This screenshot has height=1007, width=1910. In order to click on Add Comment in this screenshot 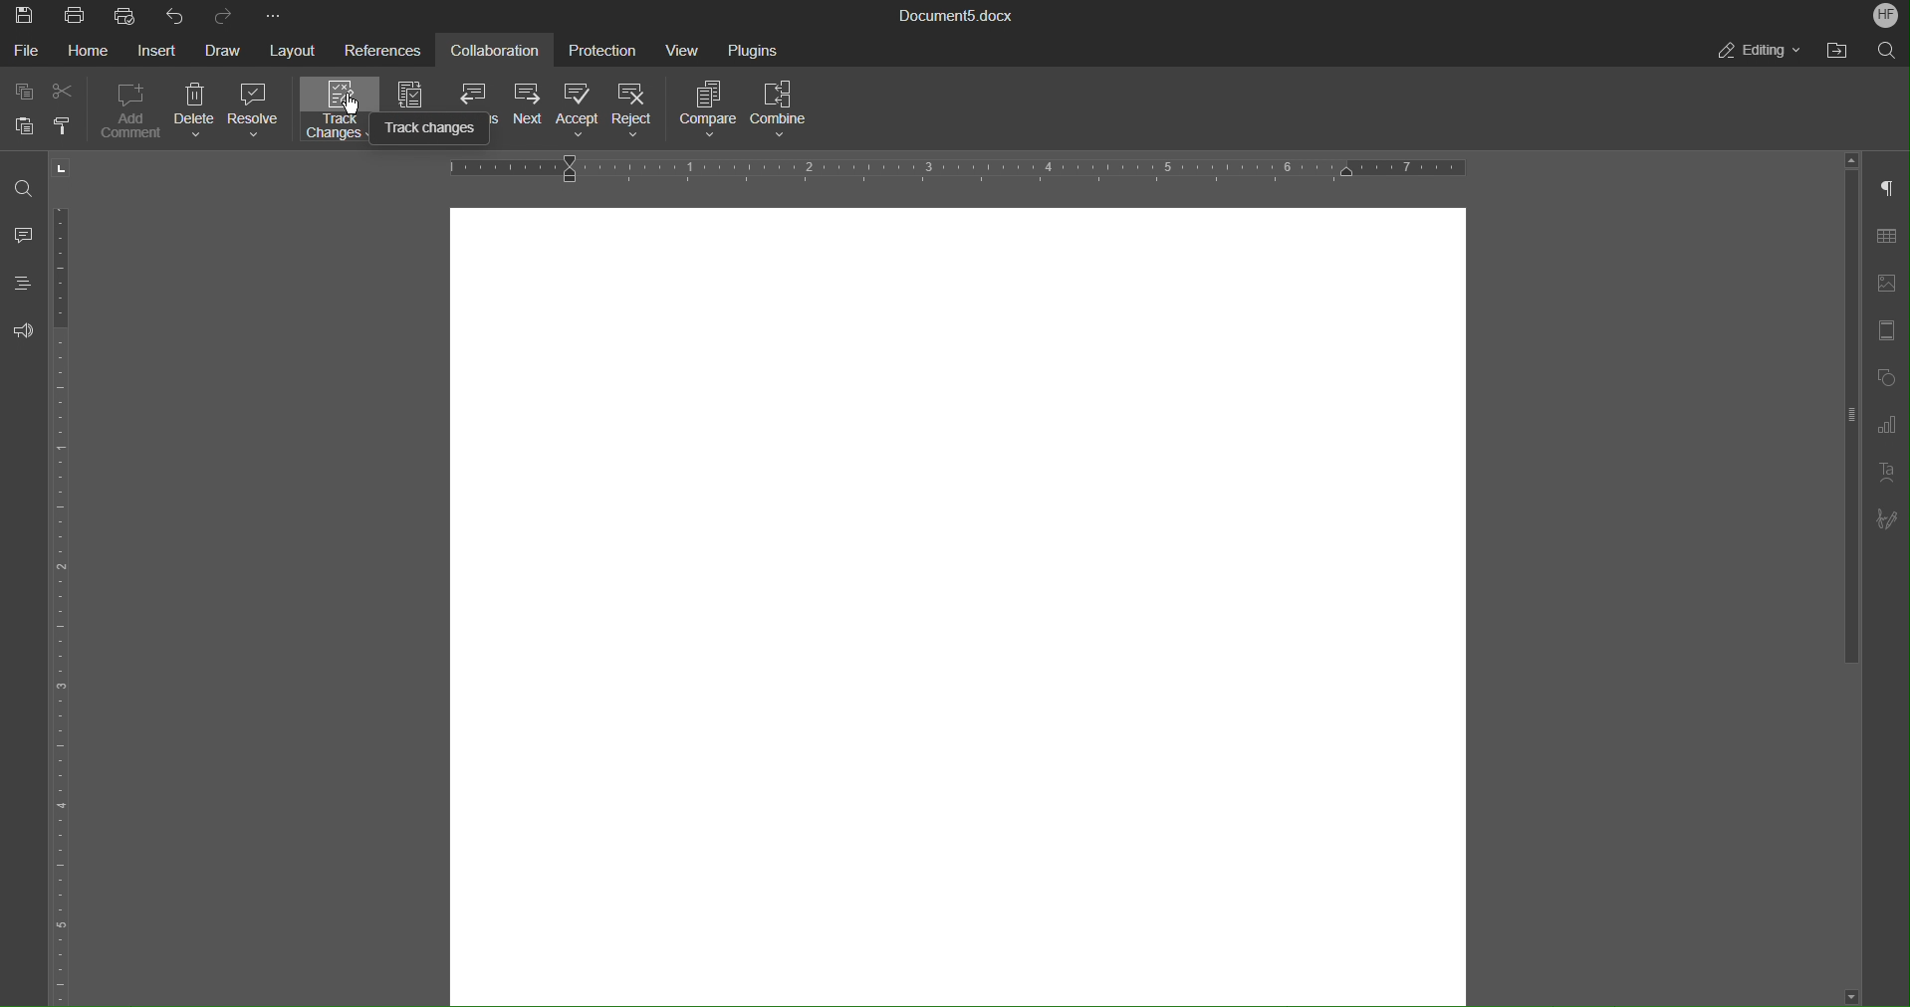, I will do `click(134, 115)`.